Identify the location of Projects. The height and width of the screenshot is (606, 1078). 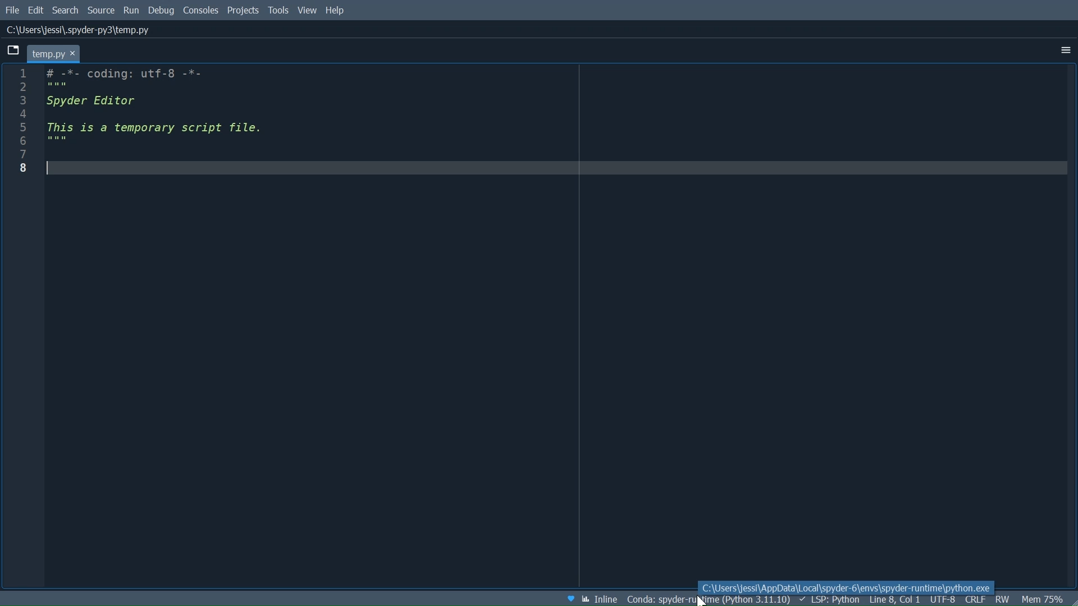
(244, 11).